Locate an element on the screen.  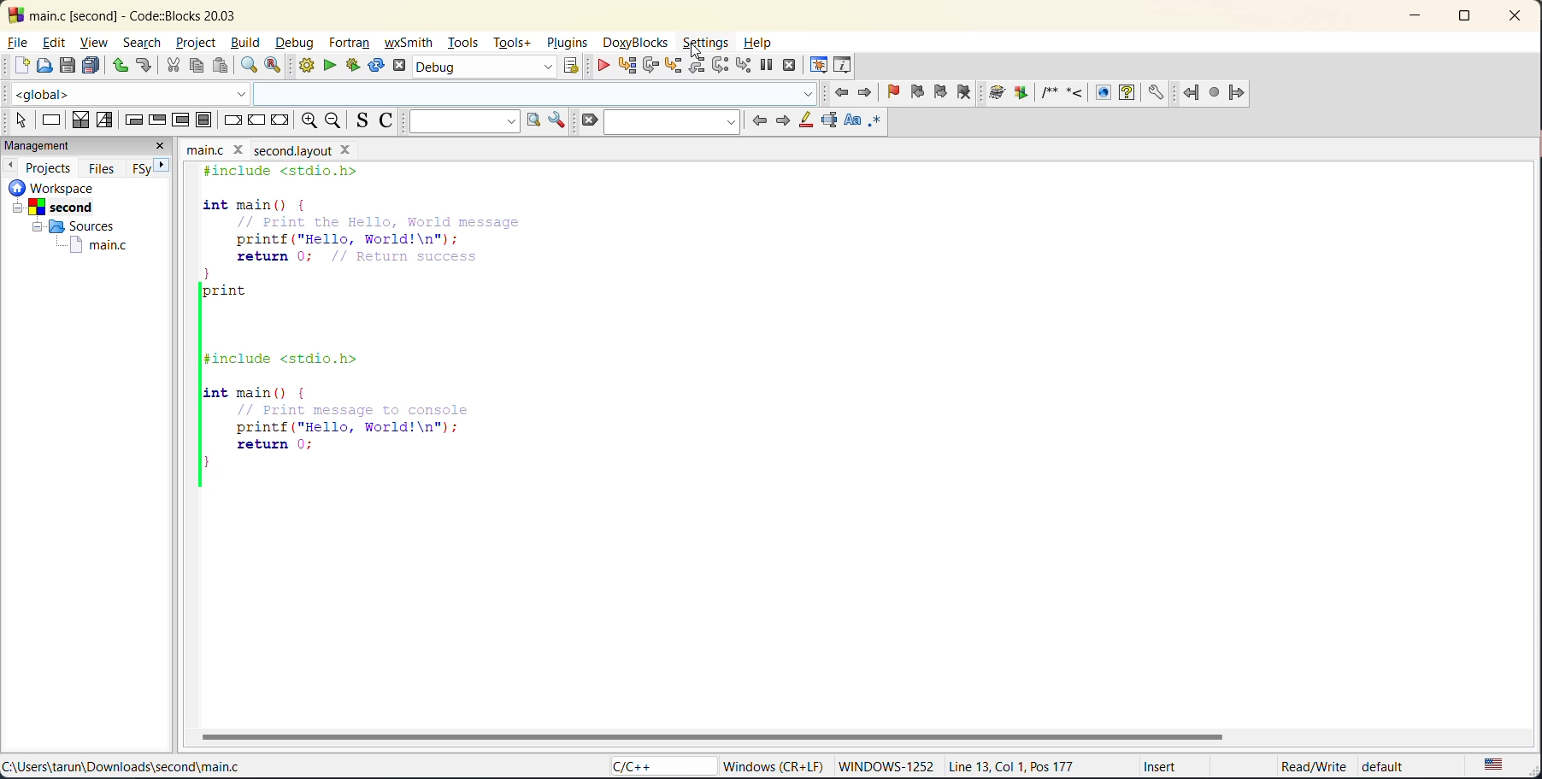
replace is located at coordinates (280, 67).